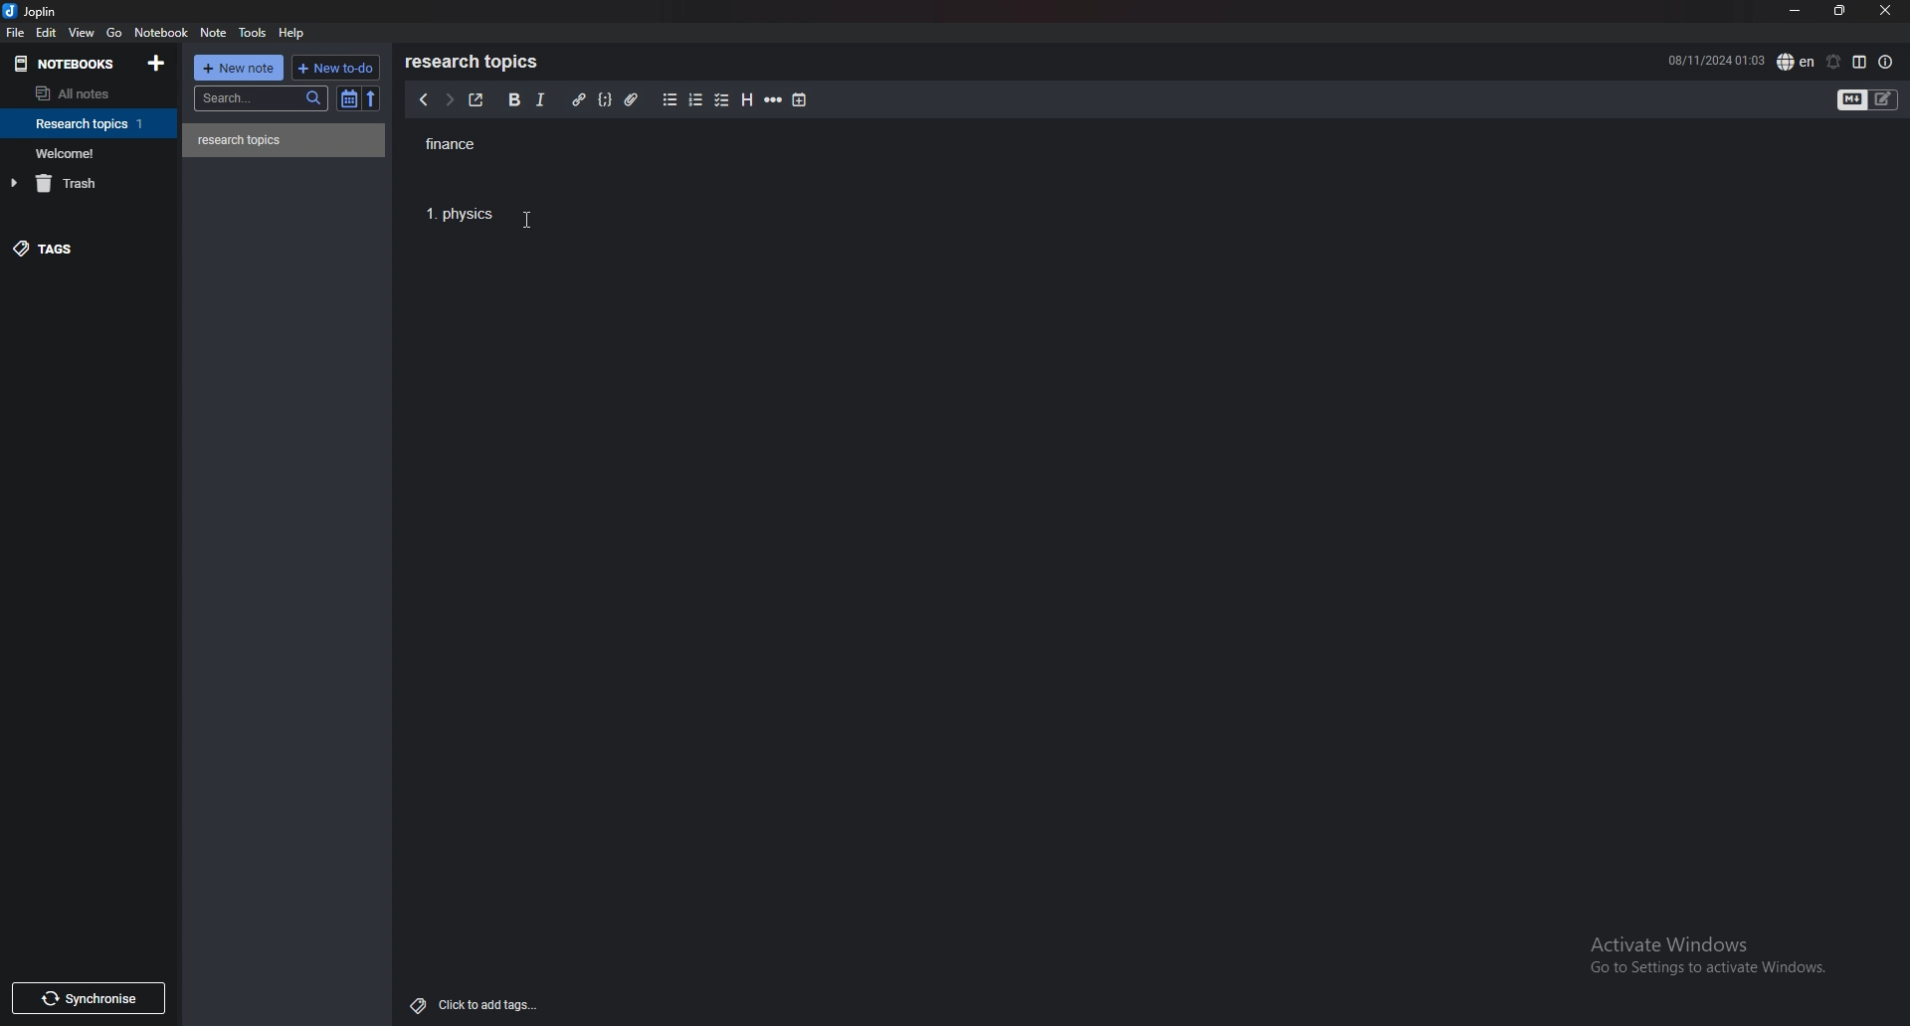  I want to click on new note, so click(241, 67).